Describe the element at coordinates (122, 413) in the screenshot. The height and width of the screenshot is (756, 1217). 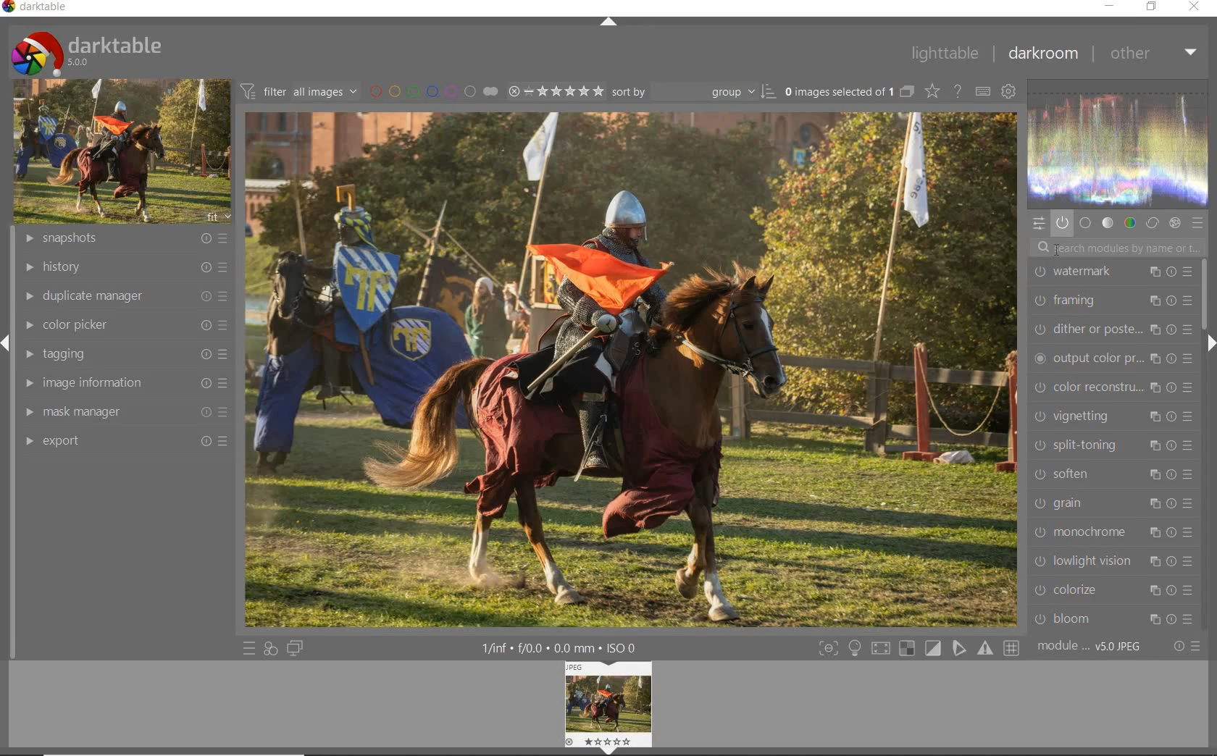
I see `mask manager` at that location.